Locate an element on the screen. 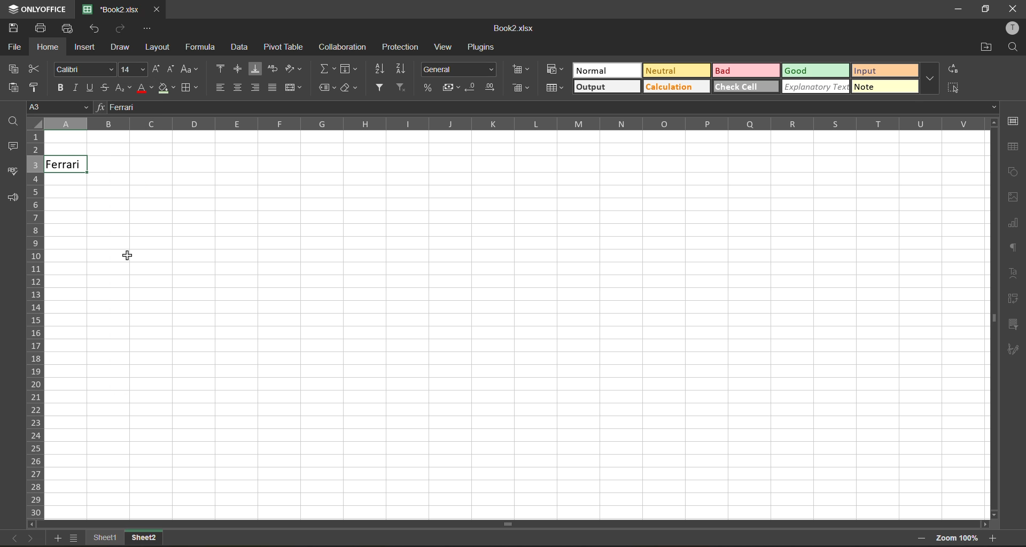 The image size is (1026, 547). save is located at coordinates (15, 27).